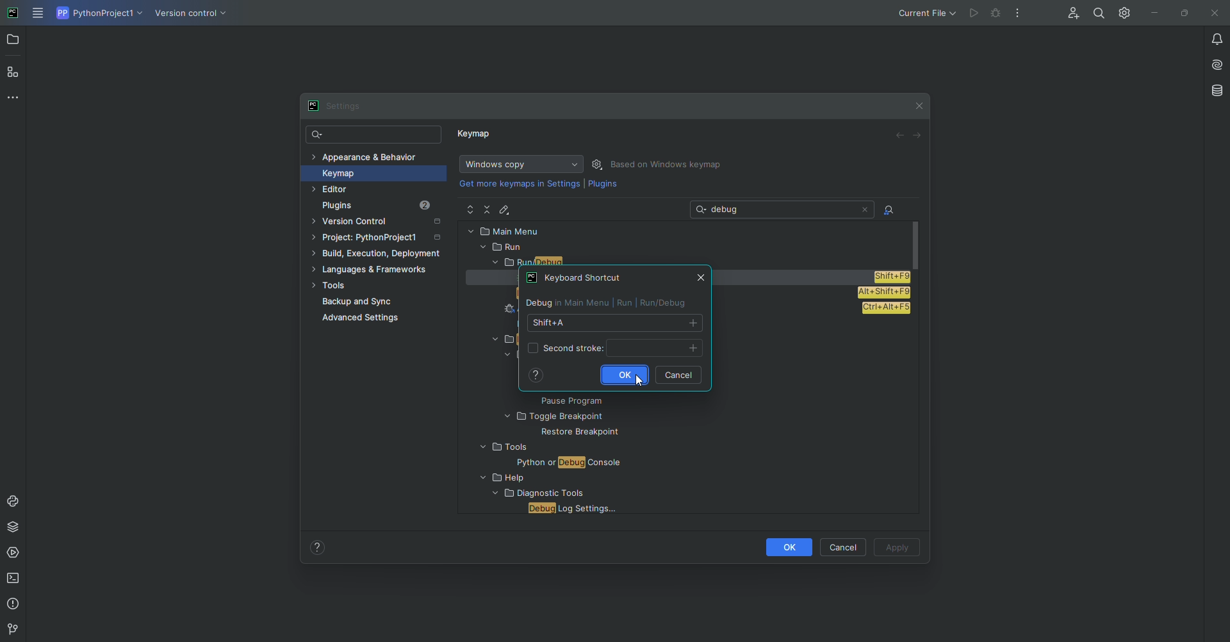  I want to click on Search: debug, so click(783, 209).